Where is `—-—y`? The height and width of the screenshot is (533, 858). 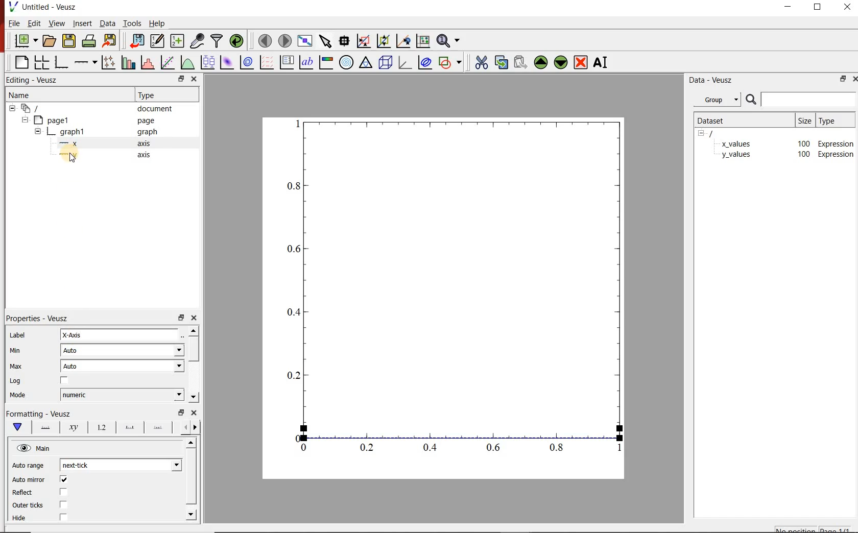 —-—y is located at coordinates (68, 155).